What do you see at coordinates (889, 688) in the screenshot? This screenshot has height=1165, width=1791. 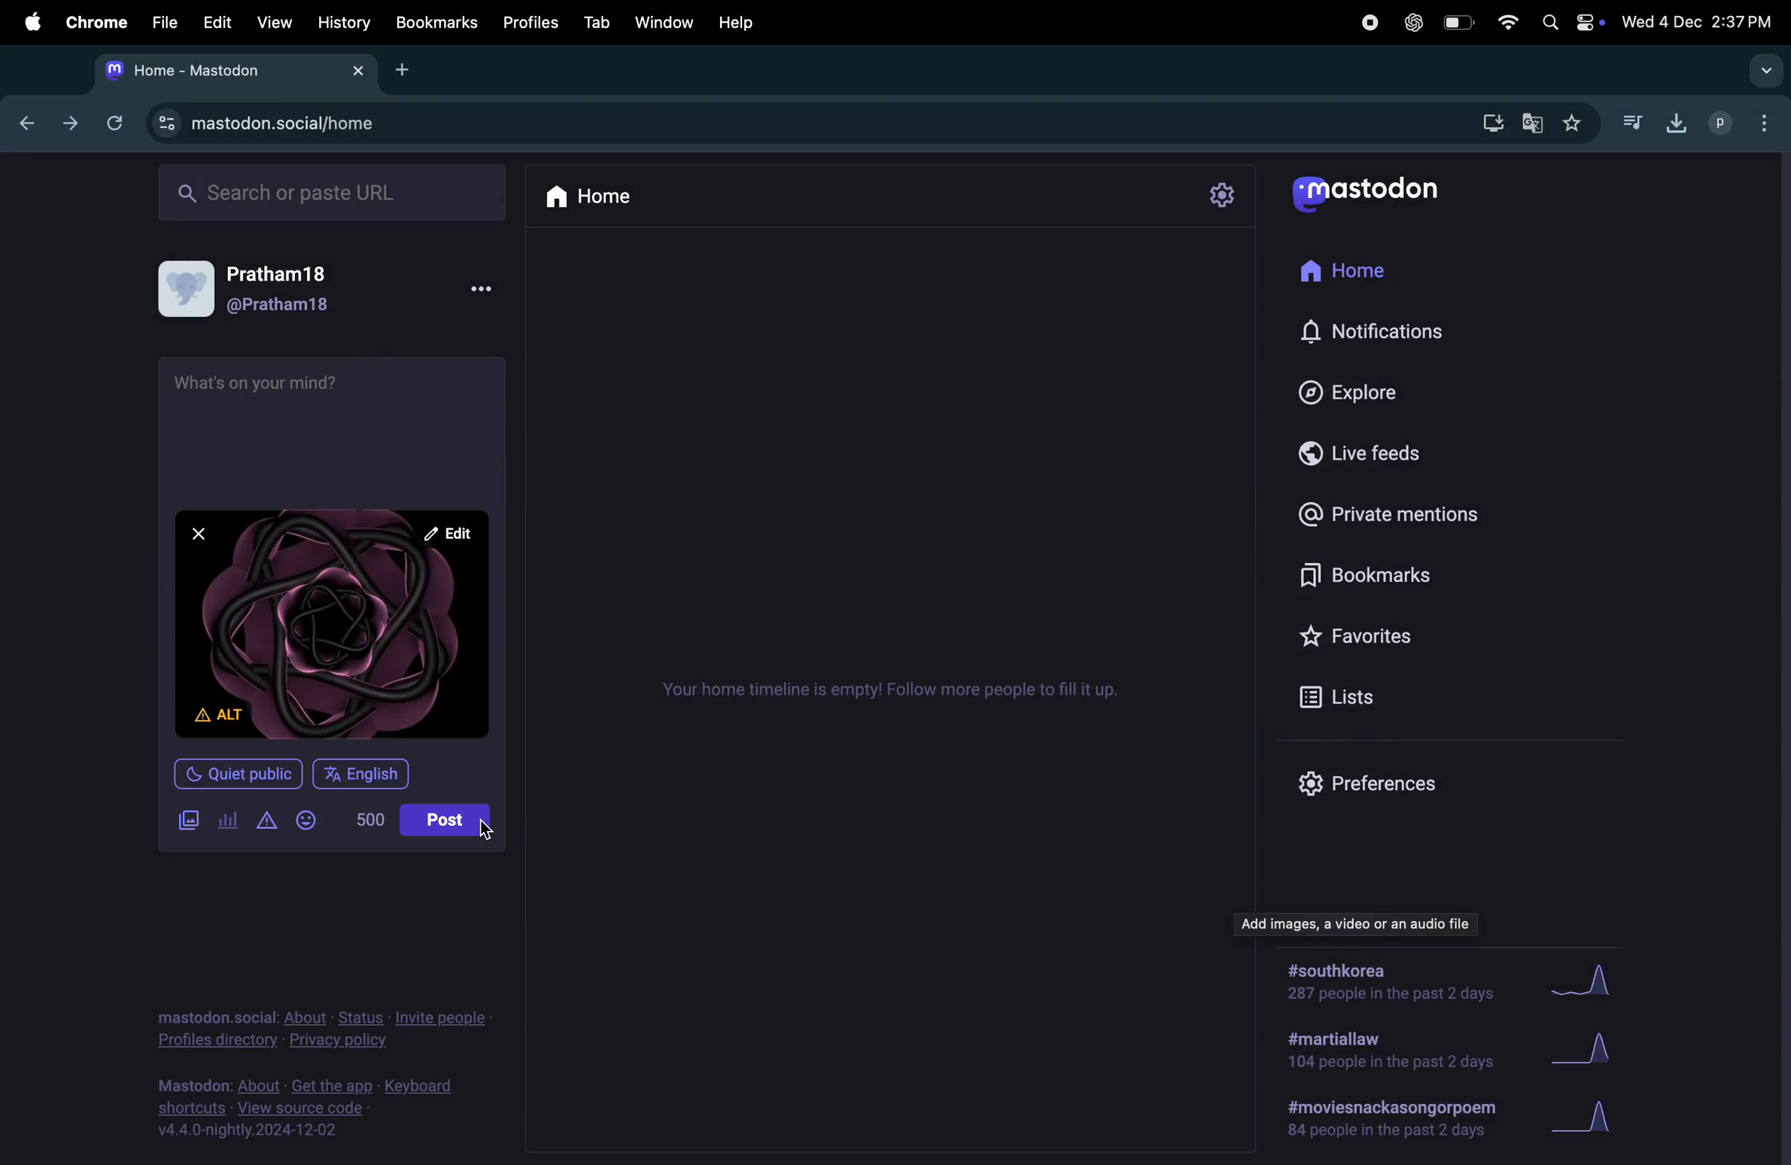 I see `timeline` at bounding box center [889, 688].